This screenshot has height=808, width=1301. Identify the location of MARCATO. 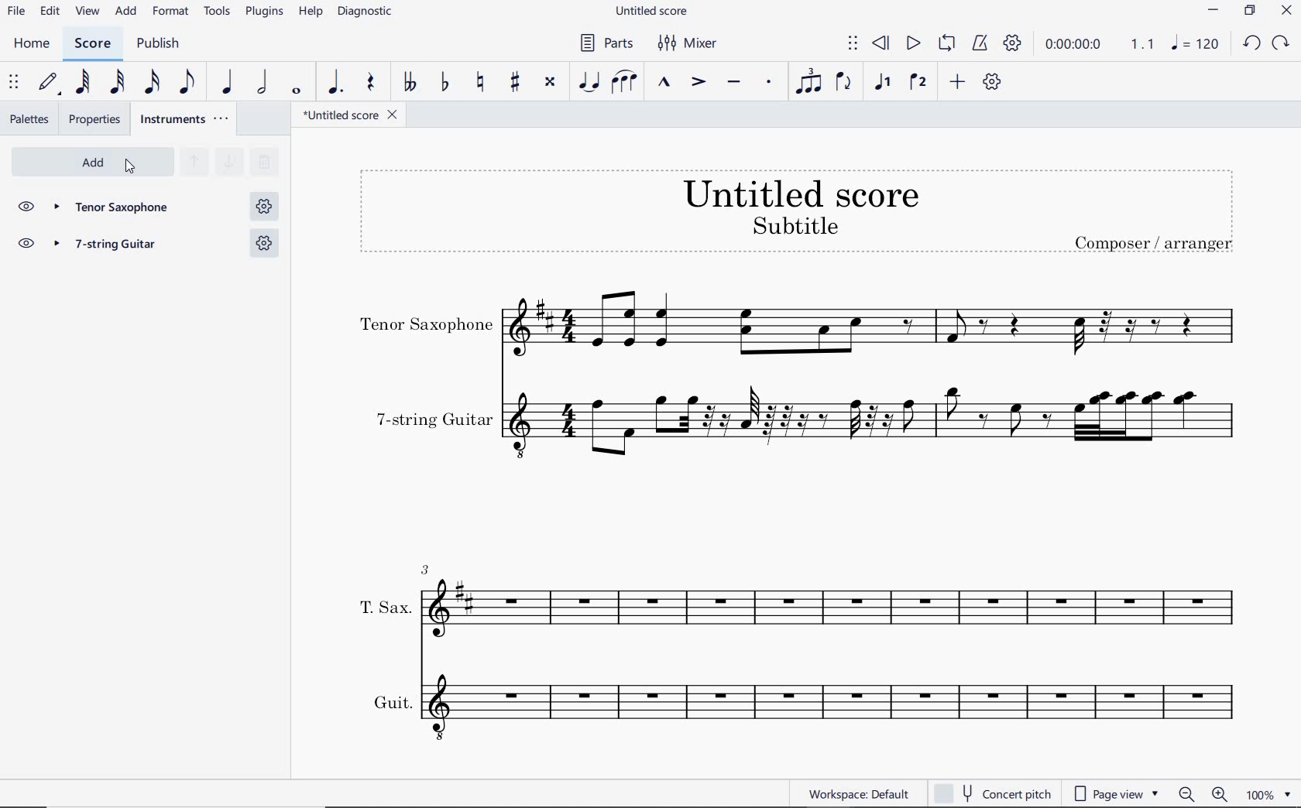
(664, 83).